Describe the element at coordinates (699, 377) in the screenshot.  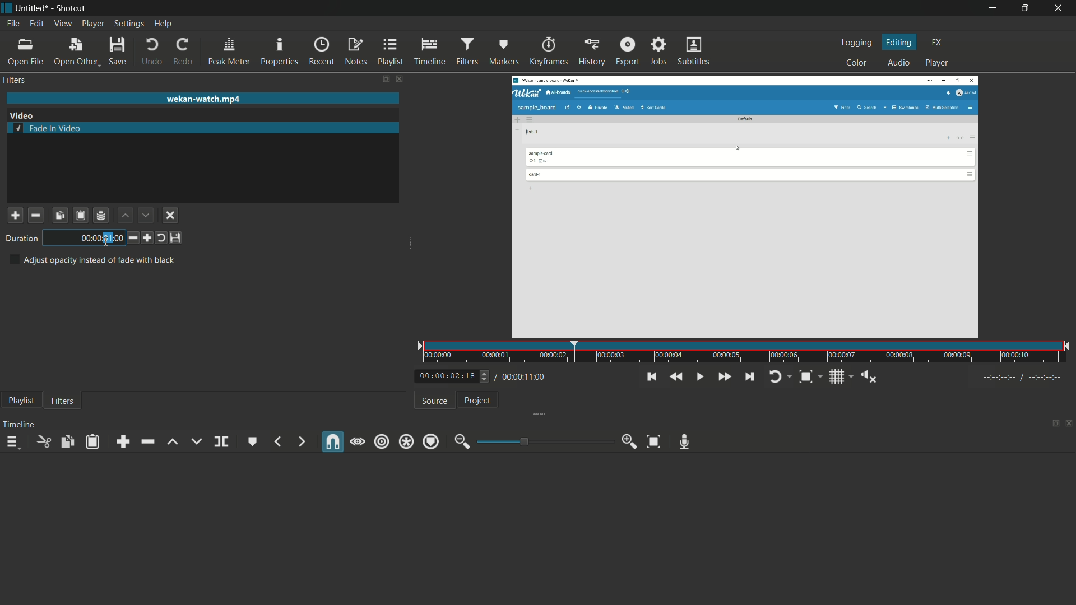
I see `toggle play or pause` at that location.